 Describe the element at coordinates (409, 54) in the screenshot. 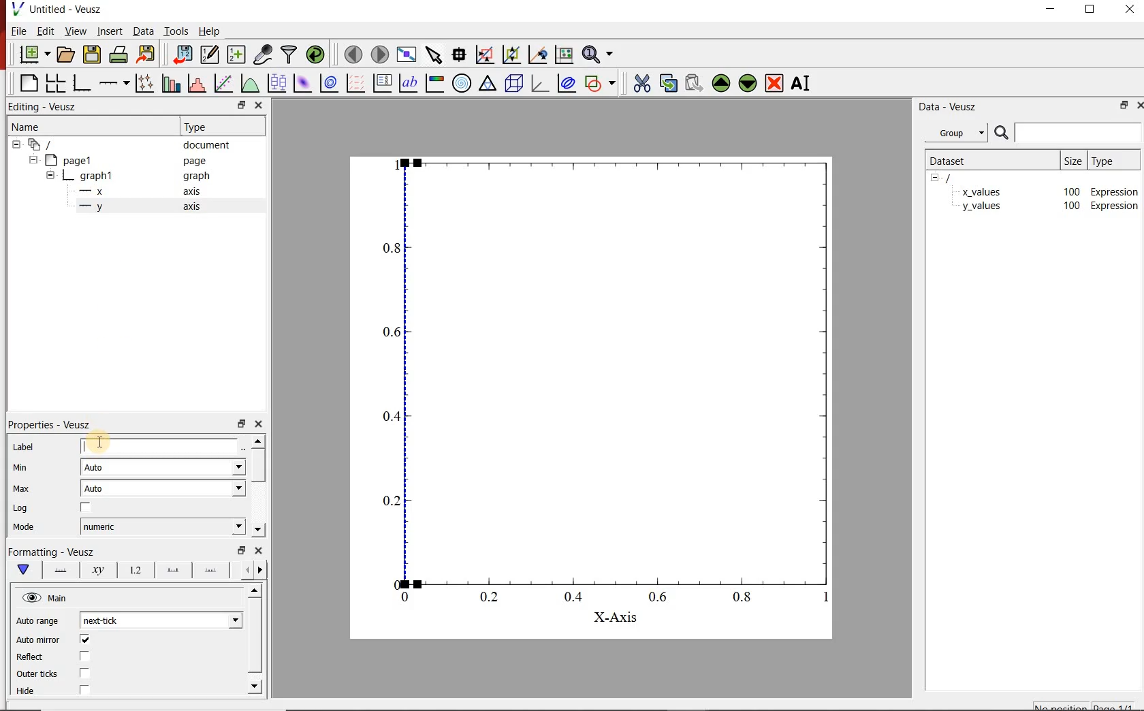

I see `view plot fullscreen` at that location.